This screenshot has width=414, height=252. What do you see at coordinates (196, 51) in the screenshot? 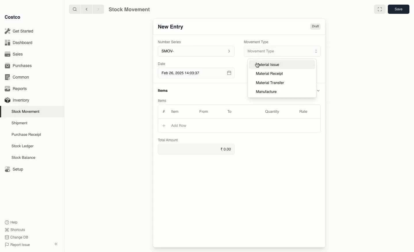
I see `SMOV-` at bounding box center [196, 51].